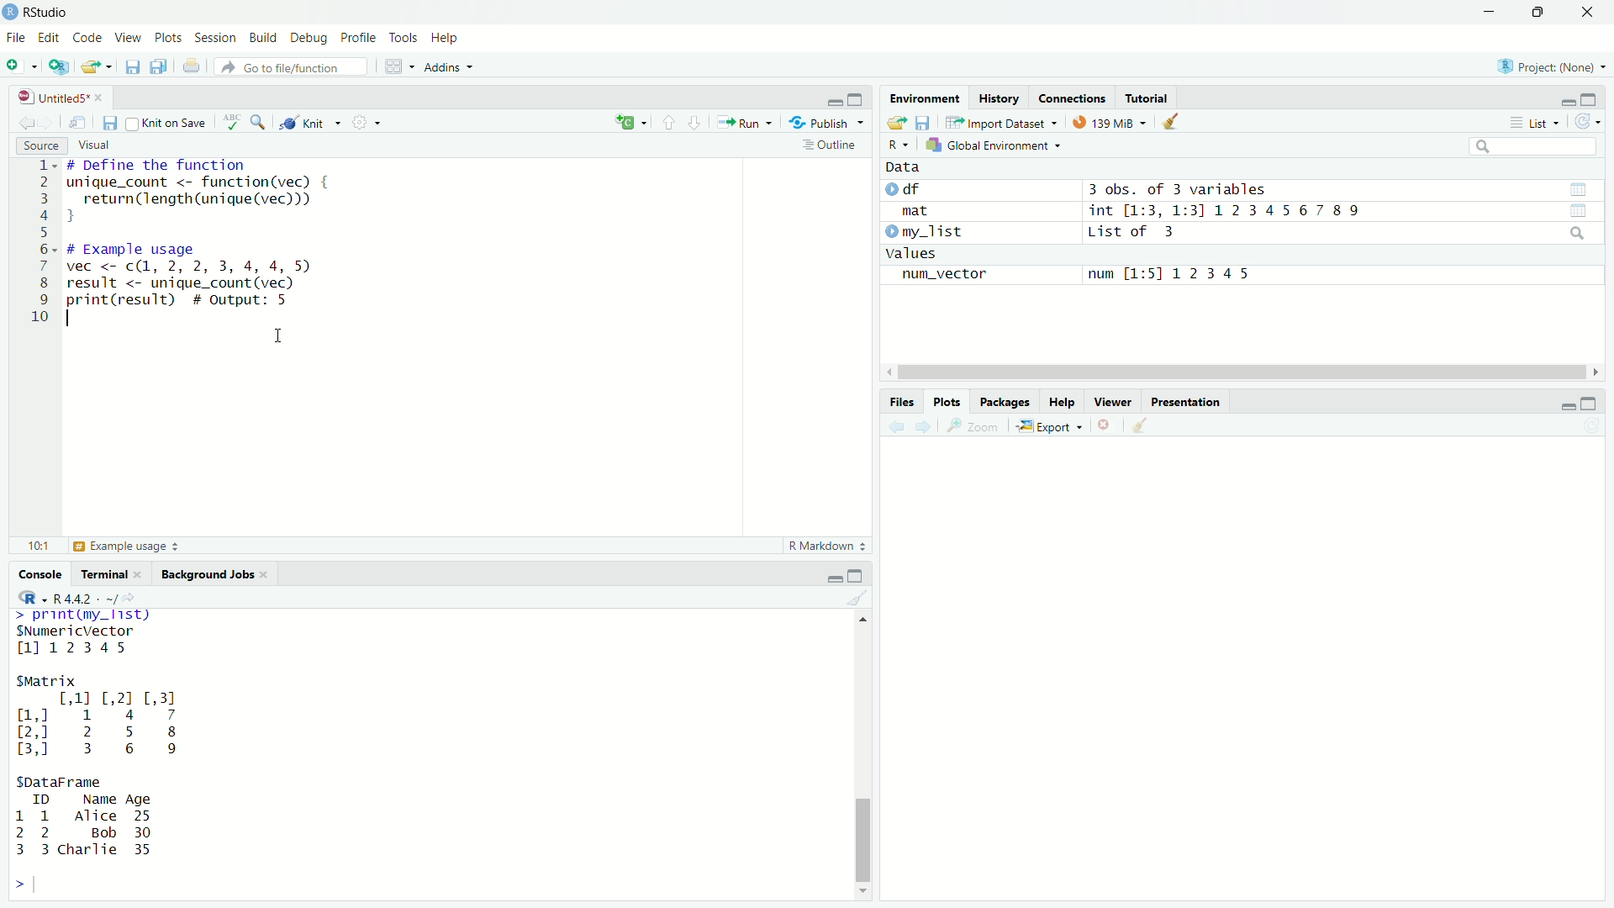  What do you see at coordinates (265, 39) in the screenshot?
I see `Build` at bounding box center [265, 39].